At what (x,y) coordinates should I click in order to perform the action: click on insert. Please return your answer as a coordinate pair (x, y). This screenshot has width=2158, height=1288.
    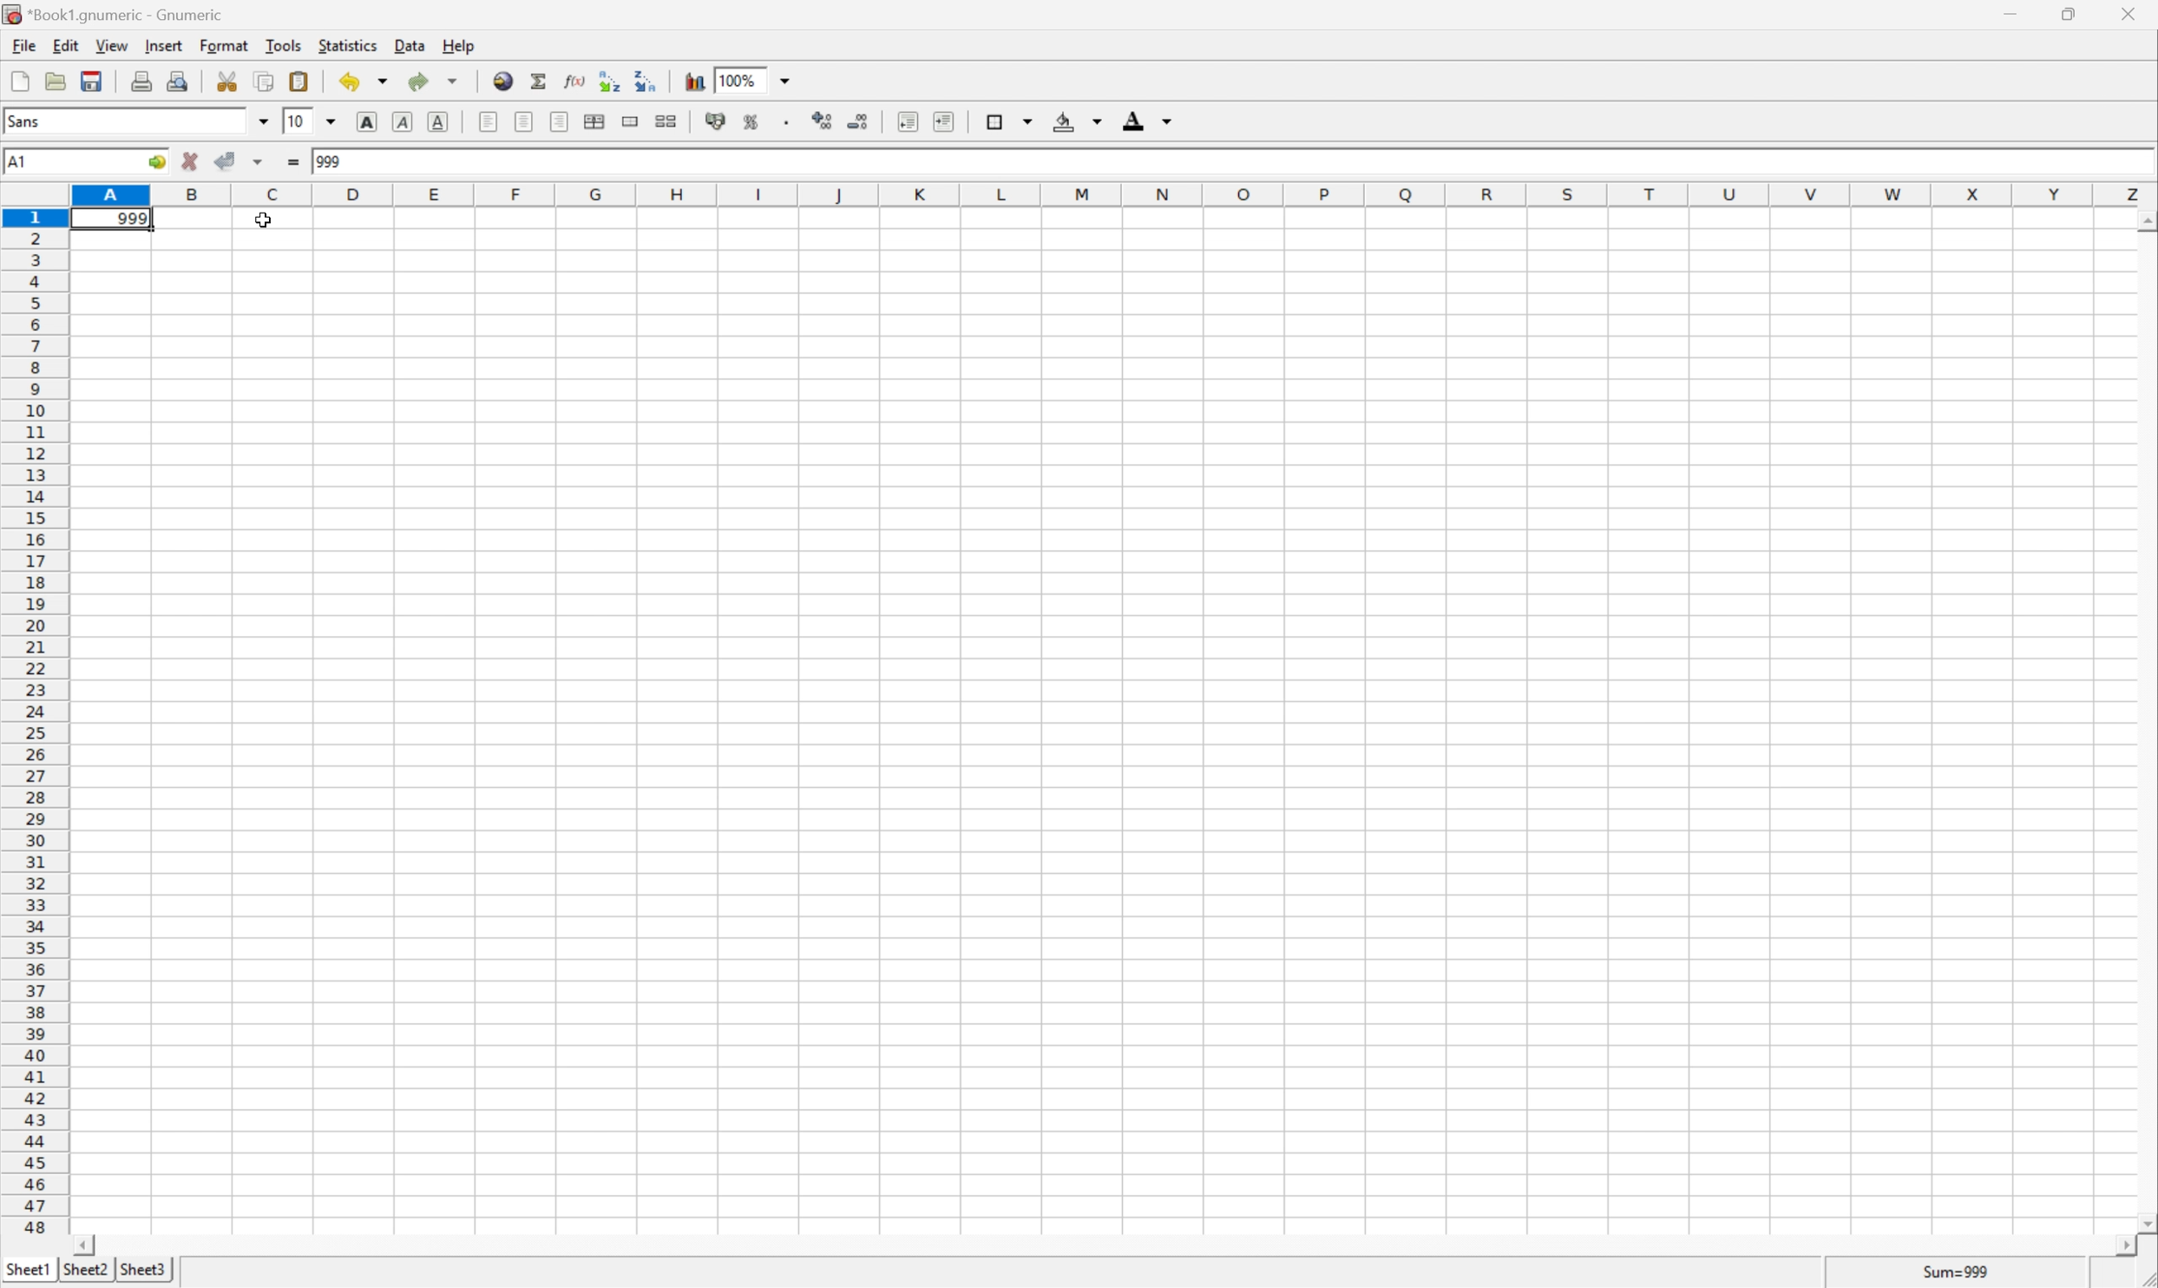
    Looking at the image, I should click on (163, 48).